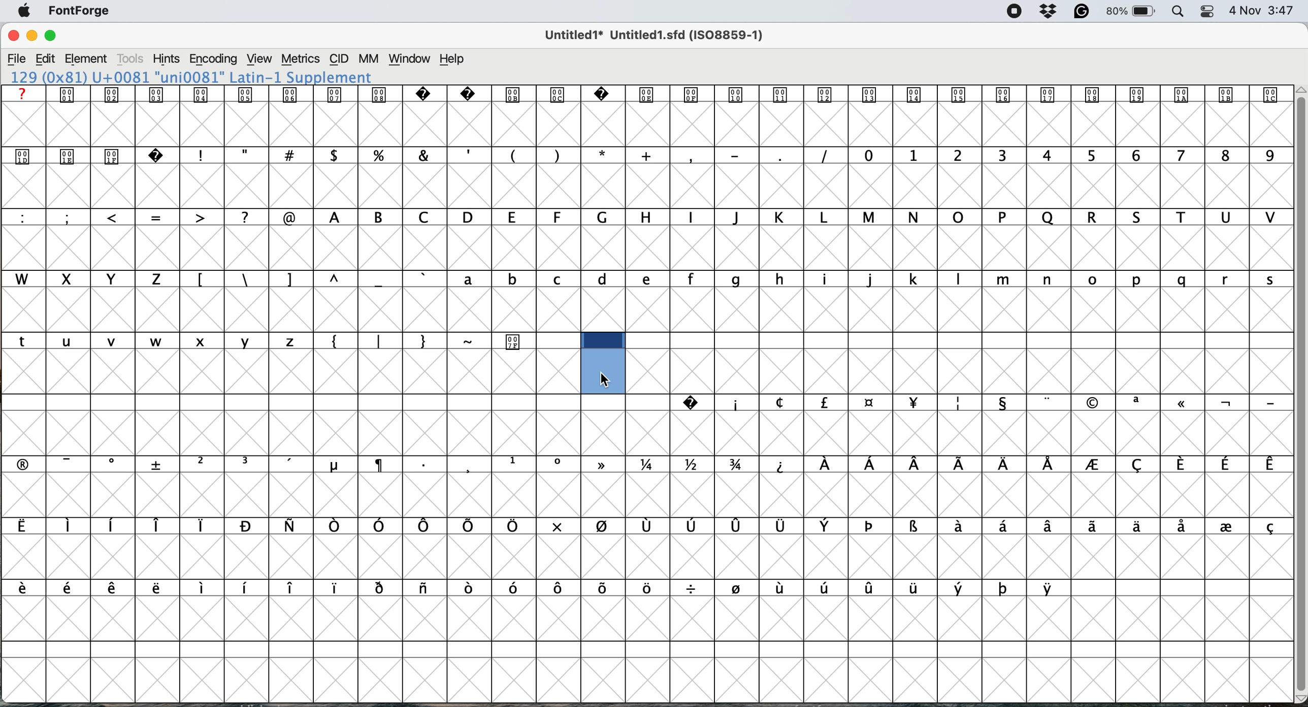 This screenshot has width=1308, height=707. Describe the element at coordinates (132, 58) in the screenshot. I see `Tools` at that location.